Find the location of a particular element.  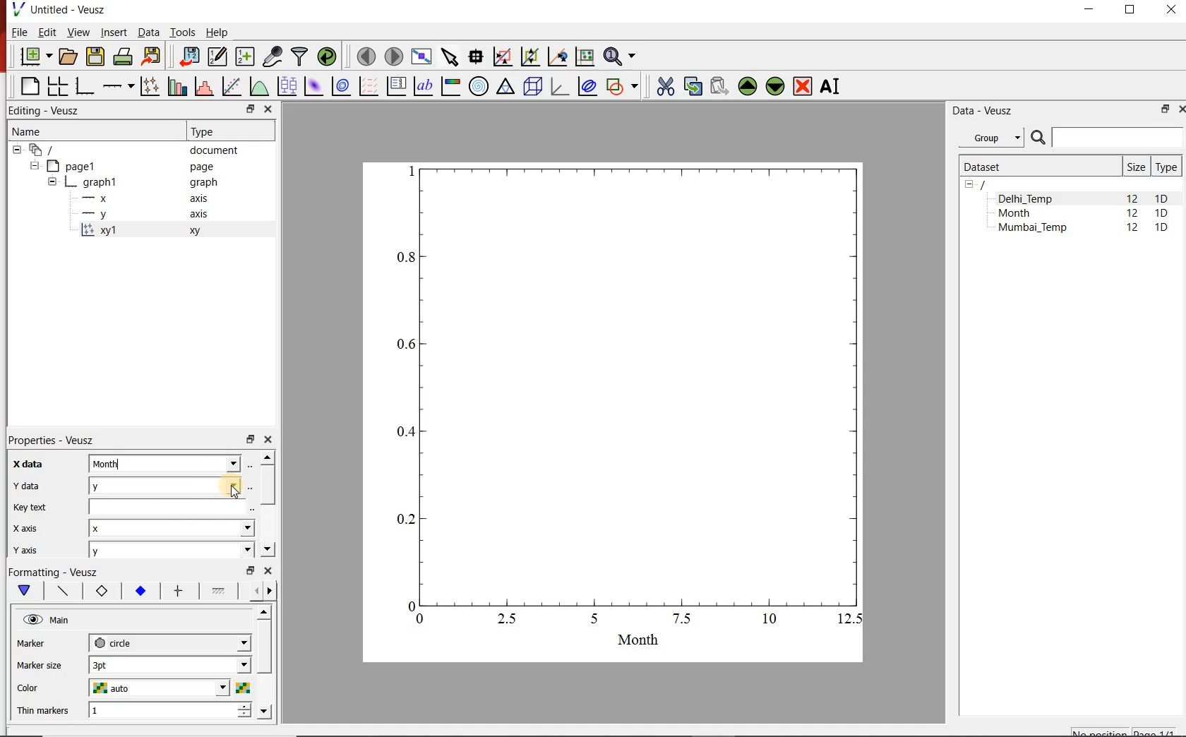

xy1 is located at coordinates (148, 231).